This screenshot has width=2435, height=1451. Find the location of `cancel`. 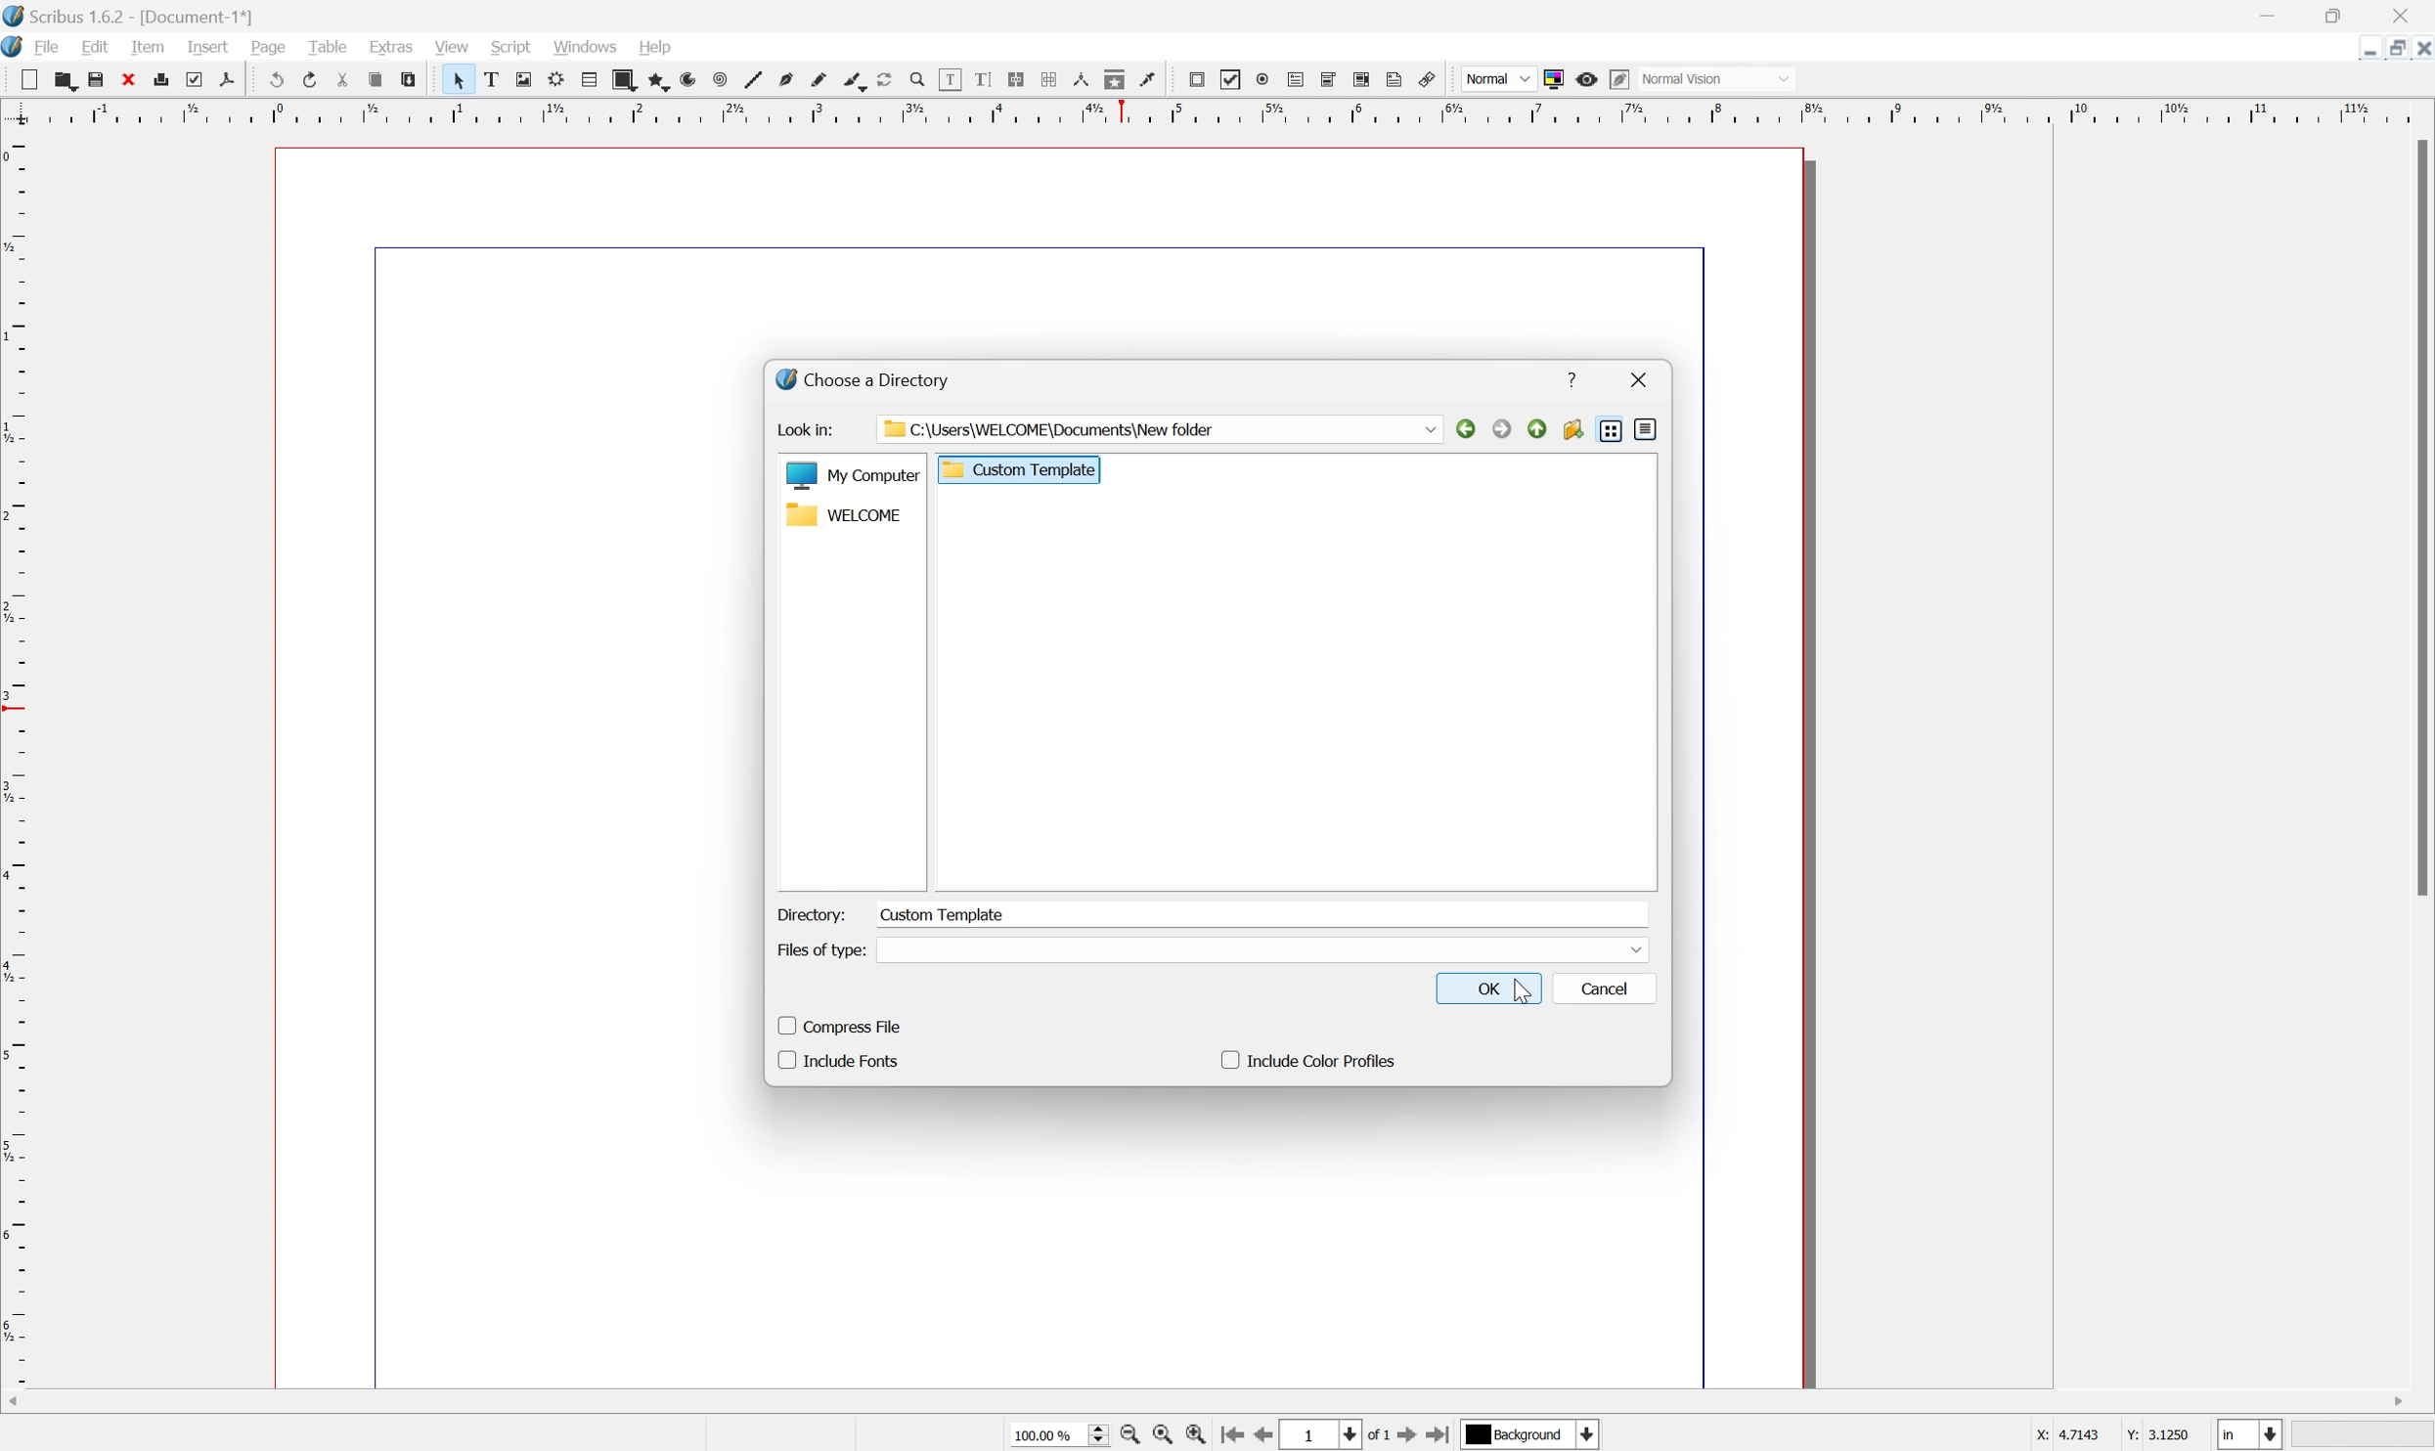

cancel is located at coordinates (1612, 988).